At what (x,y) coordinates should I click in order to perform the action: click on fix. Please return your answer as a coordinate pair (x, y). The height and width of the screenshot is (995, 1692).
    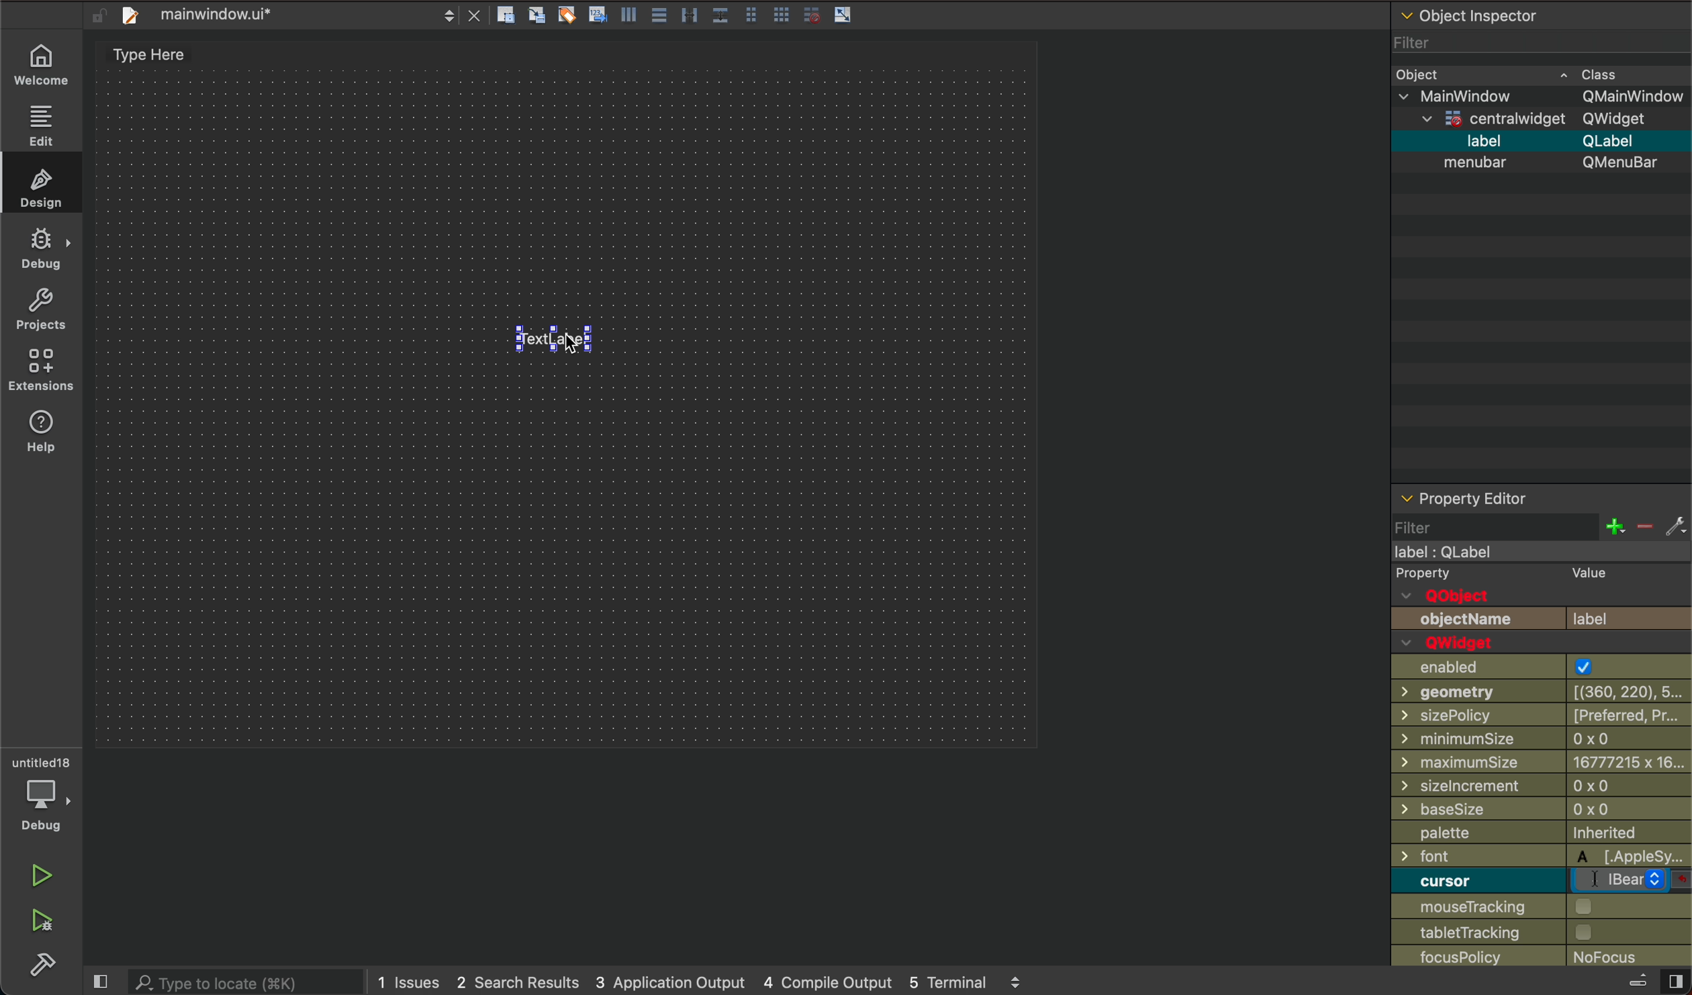
    Looking at the image, I should click on (1679, 526).